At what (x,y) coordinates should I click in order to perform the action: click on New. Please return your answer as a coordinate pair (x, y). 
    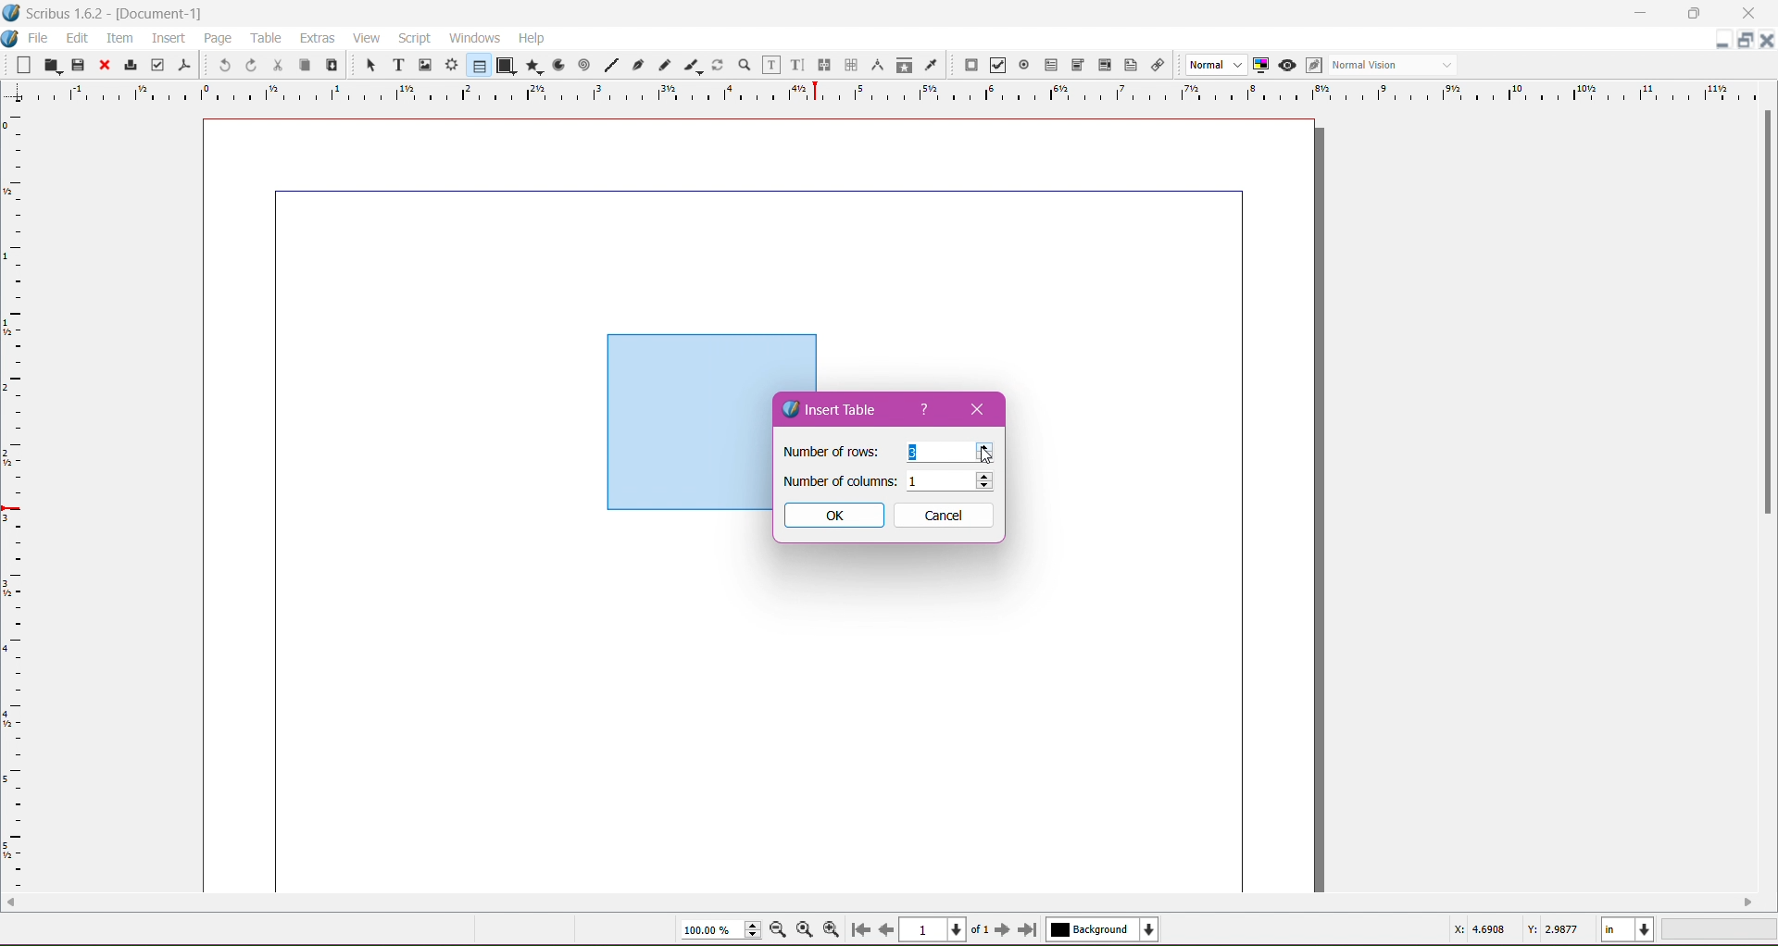
    Looking at the image, I should click on (26, 64).